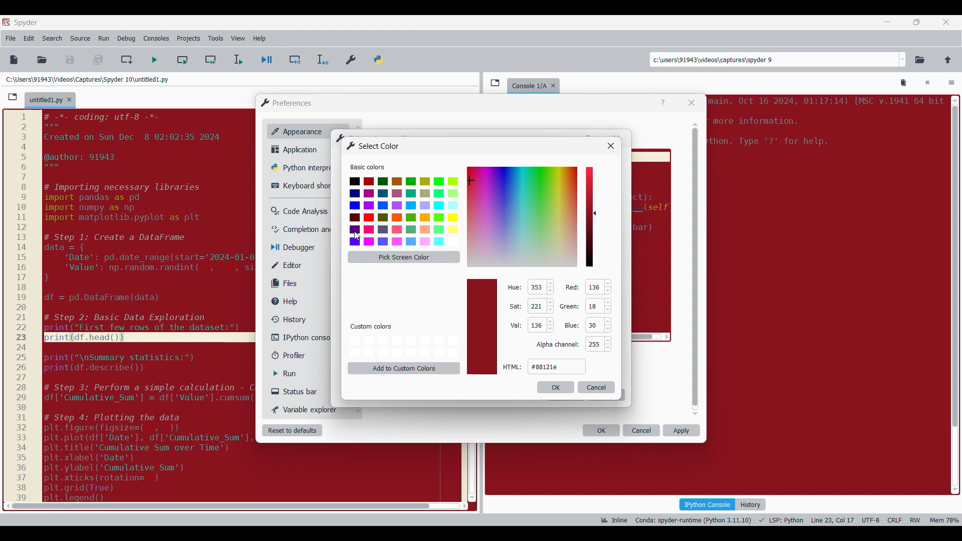  I want to click on PYTHONPATH manager, so click(380, 58).